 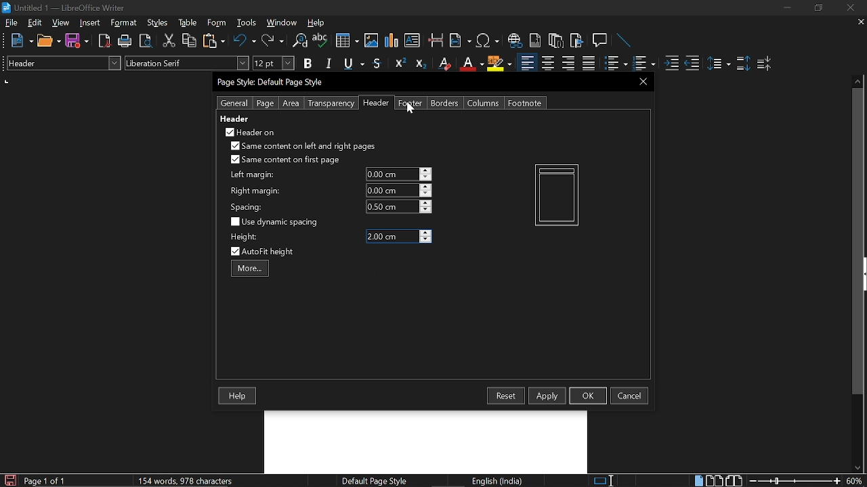 I want to click on Standard seleciton, so click(x=606, y=481).